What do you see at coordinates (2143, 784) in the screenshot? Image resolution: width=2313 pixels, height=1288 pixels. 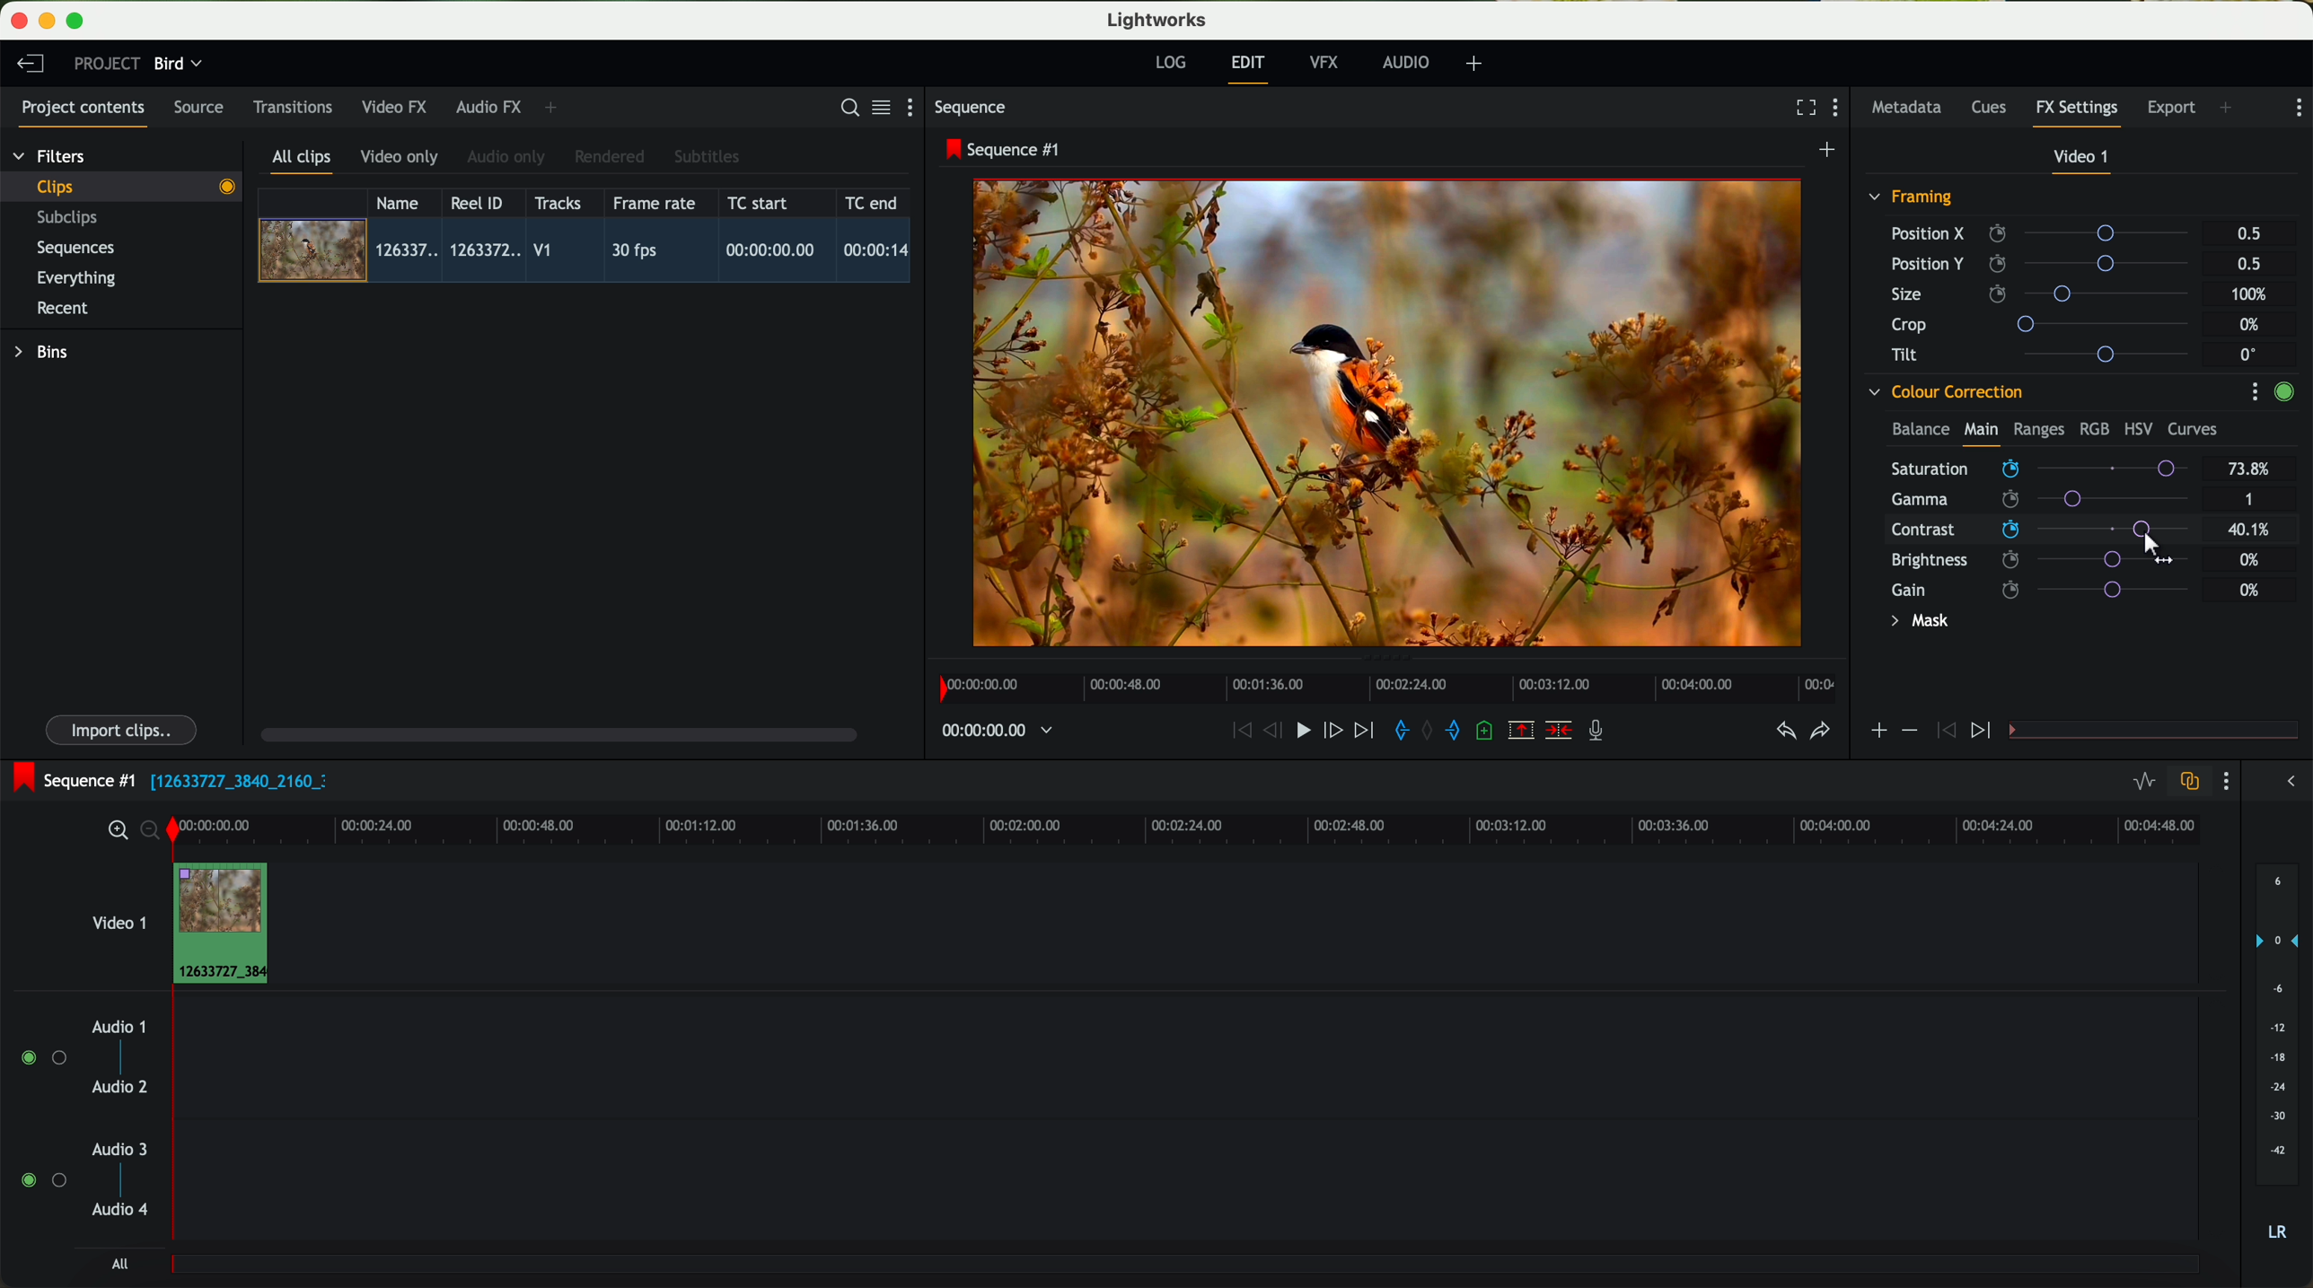 I see `toggle audio levels editing` at bounding box center [2143, 784].